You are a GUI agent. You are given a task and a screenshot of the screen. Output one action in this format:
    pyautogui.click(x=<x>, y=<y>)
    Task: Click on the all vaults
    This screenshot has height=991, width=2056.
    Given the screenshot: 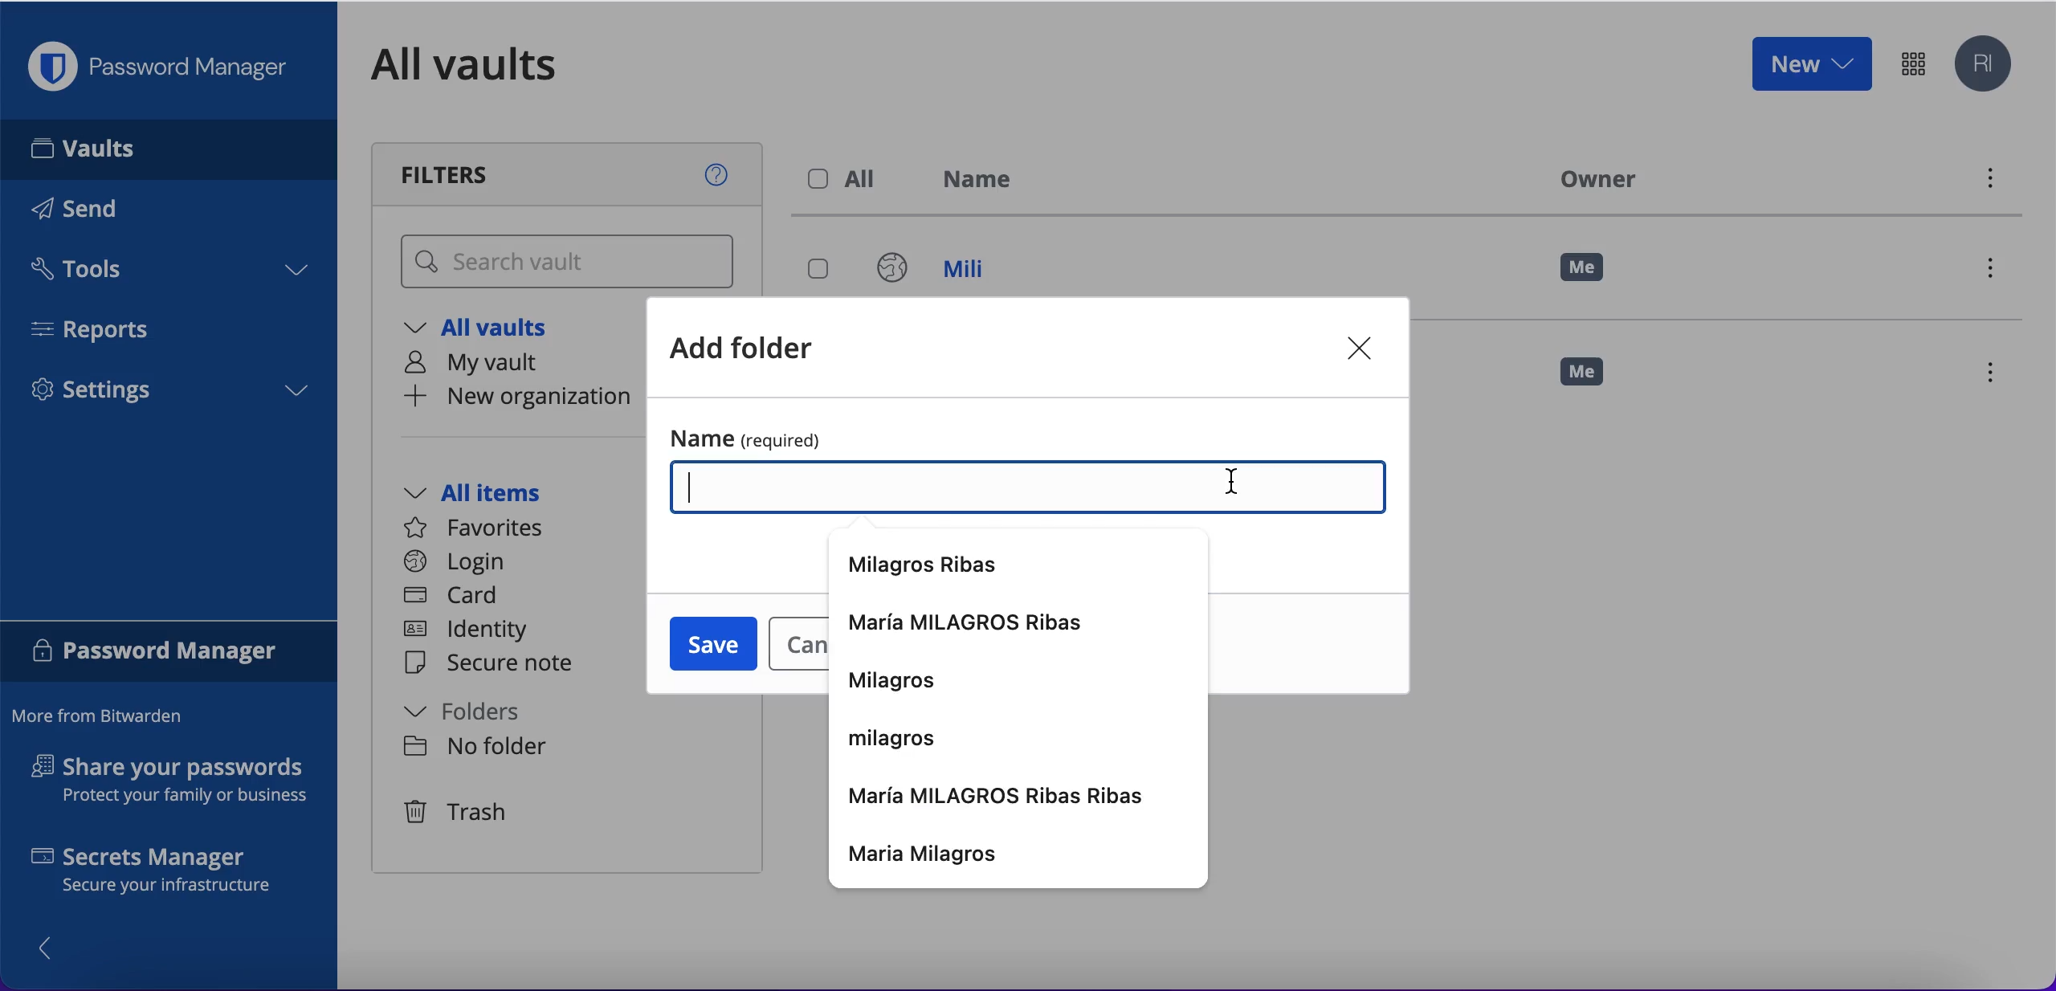 What is the action you would take?
    pyautogui.click(x=488, y=64)
    